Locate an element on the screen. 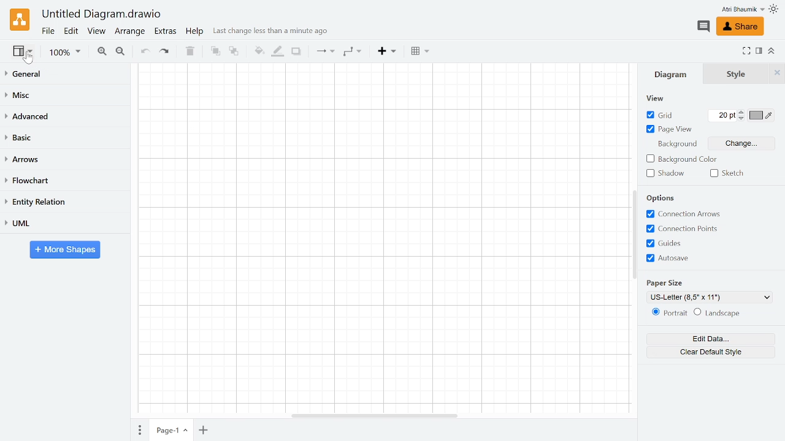 Image resolution: width=785 pixels, height=441 pixels. Table is located at coordinates (418, 51).